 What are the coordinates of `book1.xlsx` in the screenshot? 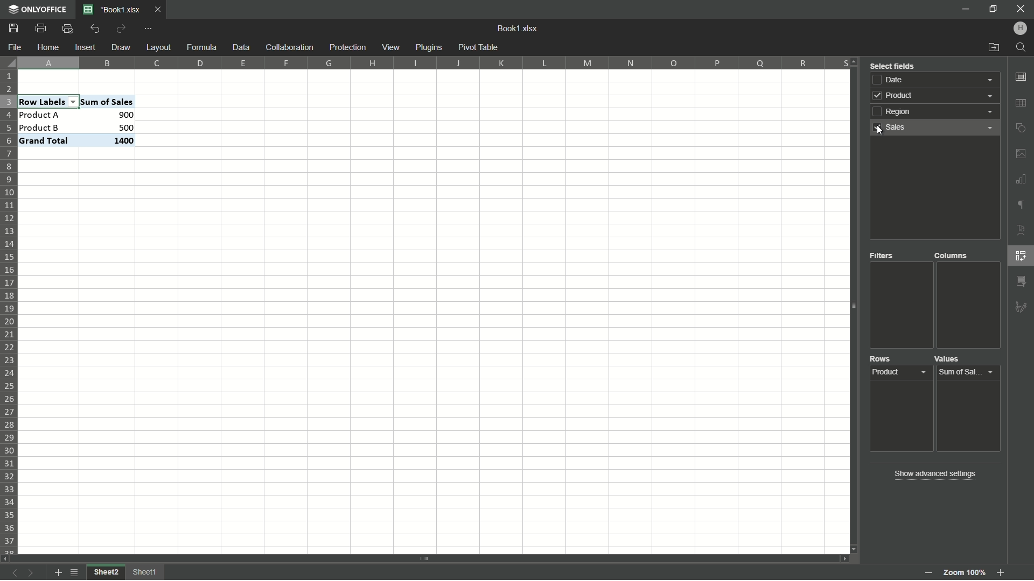 It's located at (519, 29).